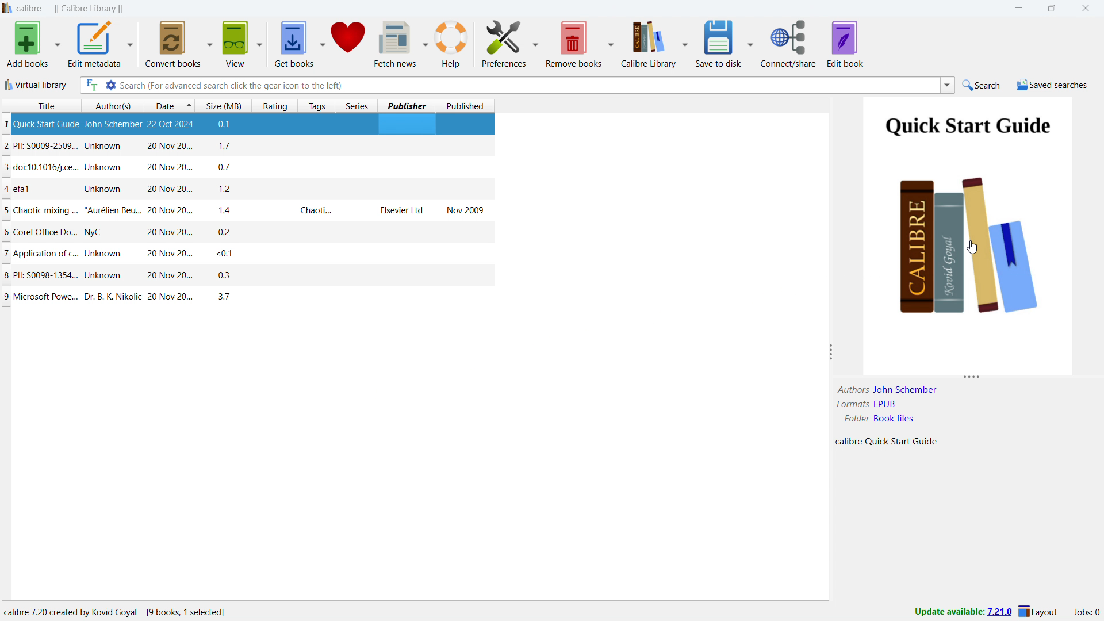 The width and height of the screenshot is (1104, 621). I want to click on Chaotic mixing ... “Aurélien Beu... 20 Nov 20... 14, so click(72, 212).